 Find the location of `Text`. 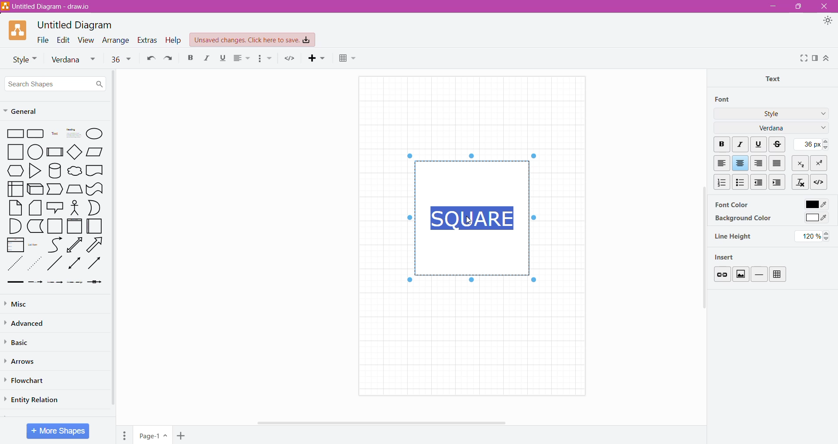

Text is located at coordinates (776, 78).